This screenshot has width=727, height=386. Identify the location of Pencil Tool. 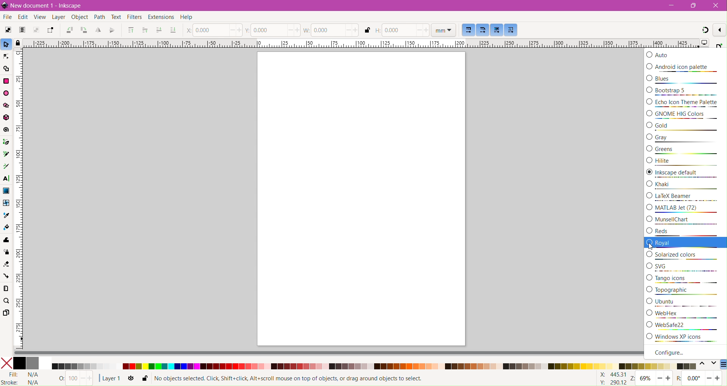
(6, 154).